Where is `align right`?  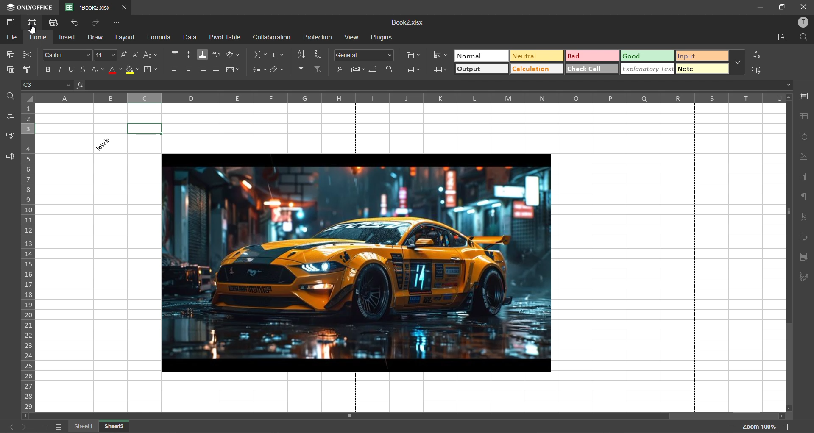
align right is located at coordinates (203, 69).